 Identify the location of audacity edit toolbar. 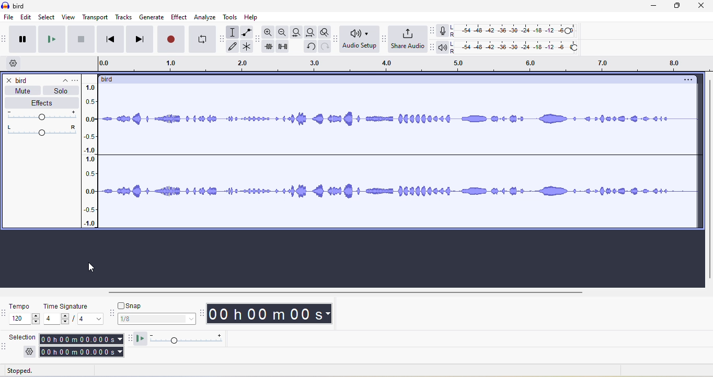
(259, 41).